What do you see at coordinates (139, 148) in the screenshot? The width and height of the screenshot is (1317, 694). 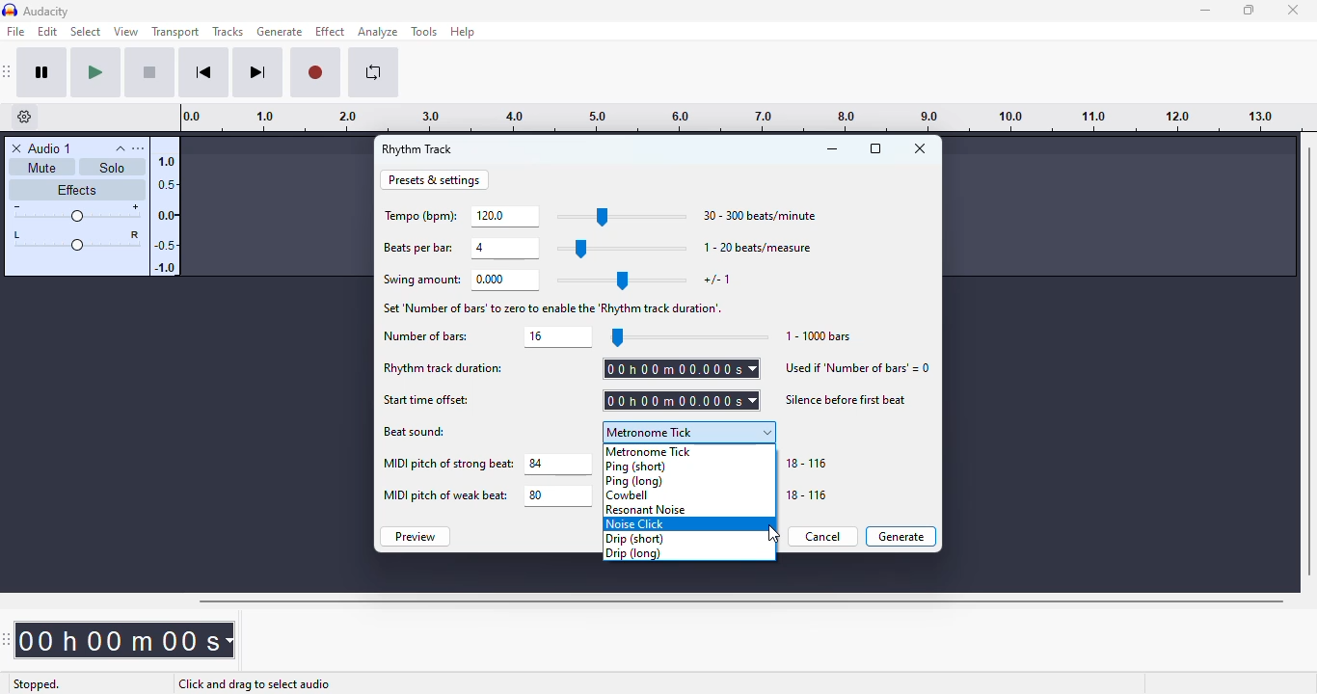 I see `open menu` at bounding box center [139, 148].